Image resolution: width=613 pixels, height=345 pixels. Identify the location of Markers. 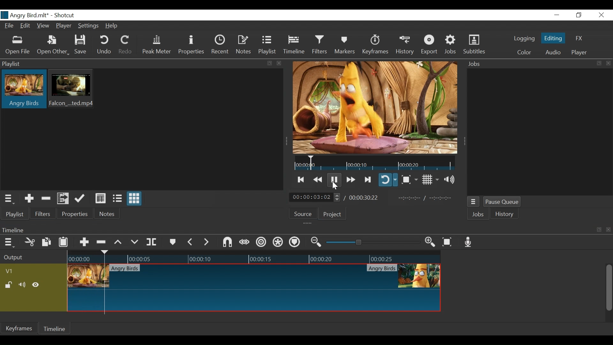
(173, 241).